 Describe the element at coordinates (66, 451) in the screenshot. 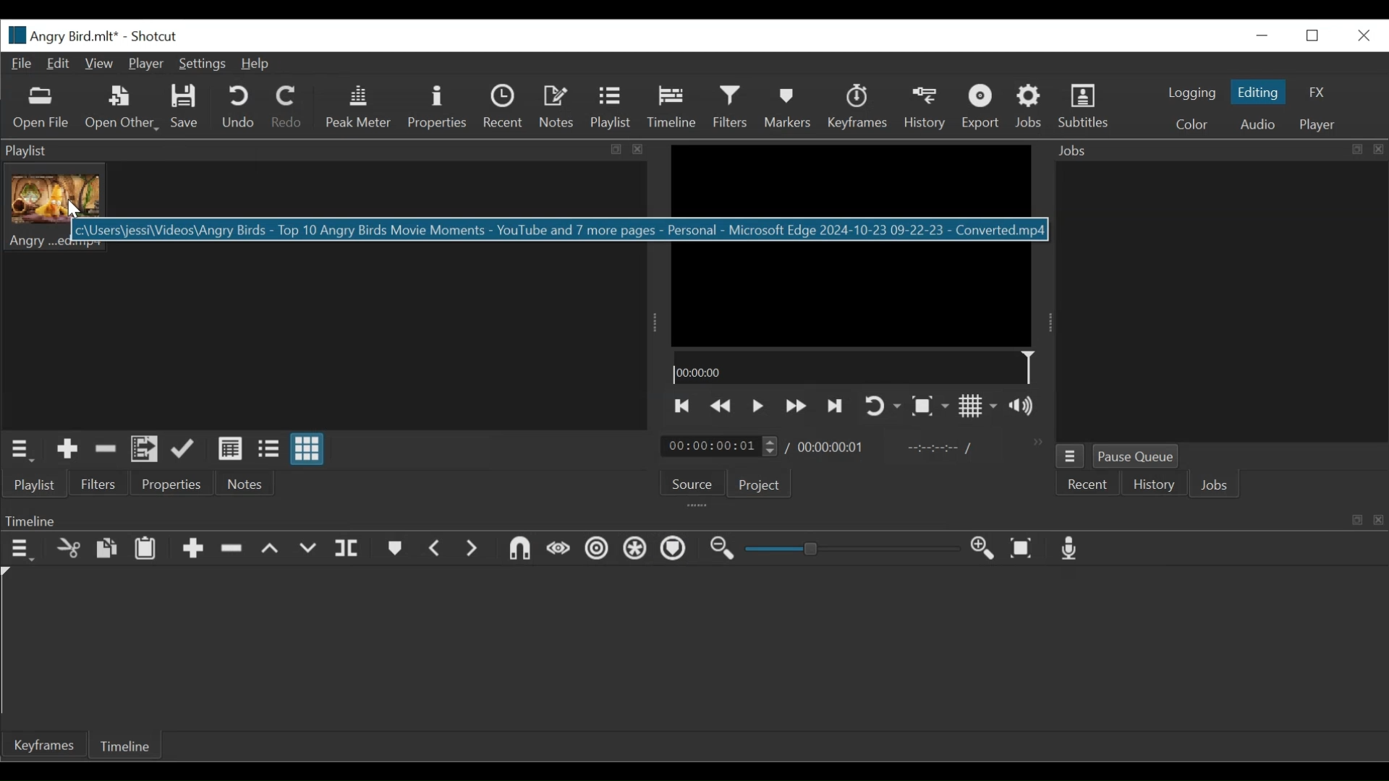

I see `Add the source to the playlist` at that location.